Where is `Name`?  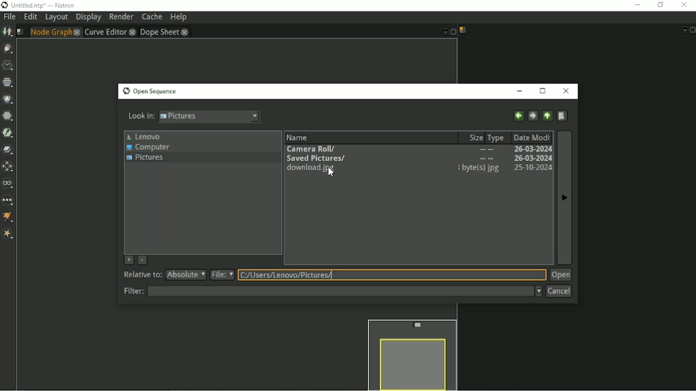
Name is located at coordinates (324, 137).